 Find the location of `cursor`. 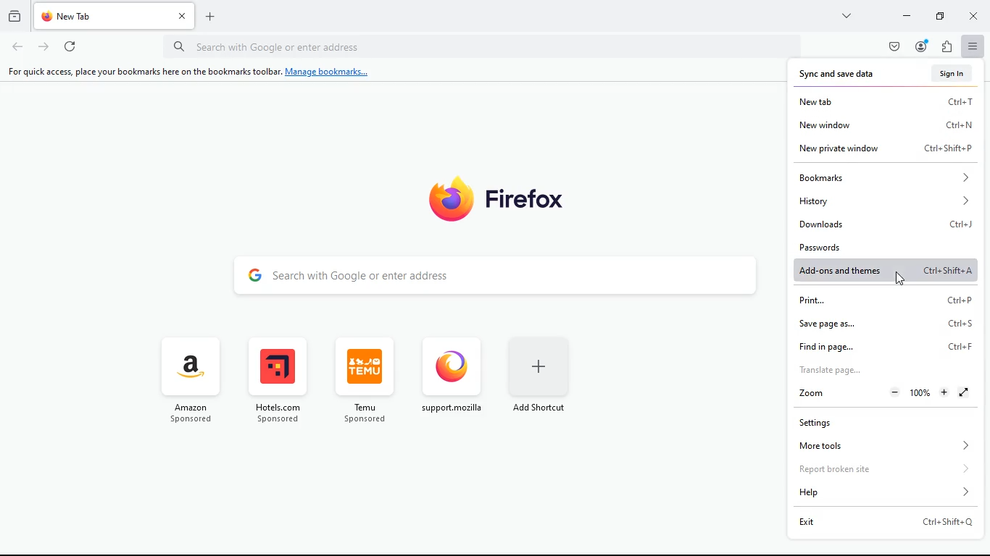

cursor is located at coordinates (897, 273).